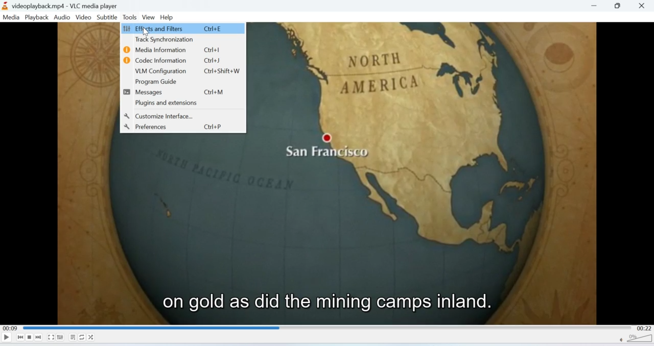 Image resolution: width=654 pixels, height=346 pixels. I want to click on Video, so click(82, 17).